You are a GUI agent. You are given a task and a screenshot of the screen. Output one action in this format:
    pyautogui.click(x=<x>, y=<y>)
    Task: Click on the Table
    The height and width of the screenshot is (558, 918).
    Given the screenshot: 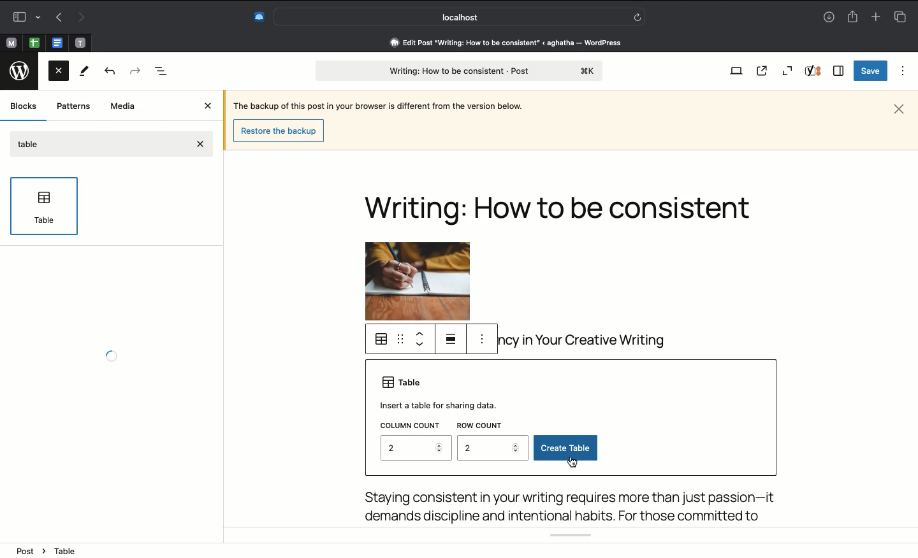 What is the action you would take?
    pyautogui.click(x=30, y=142)
    